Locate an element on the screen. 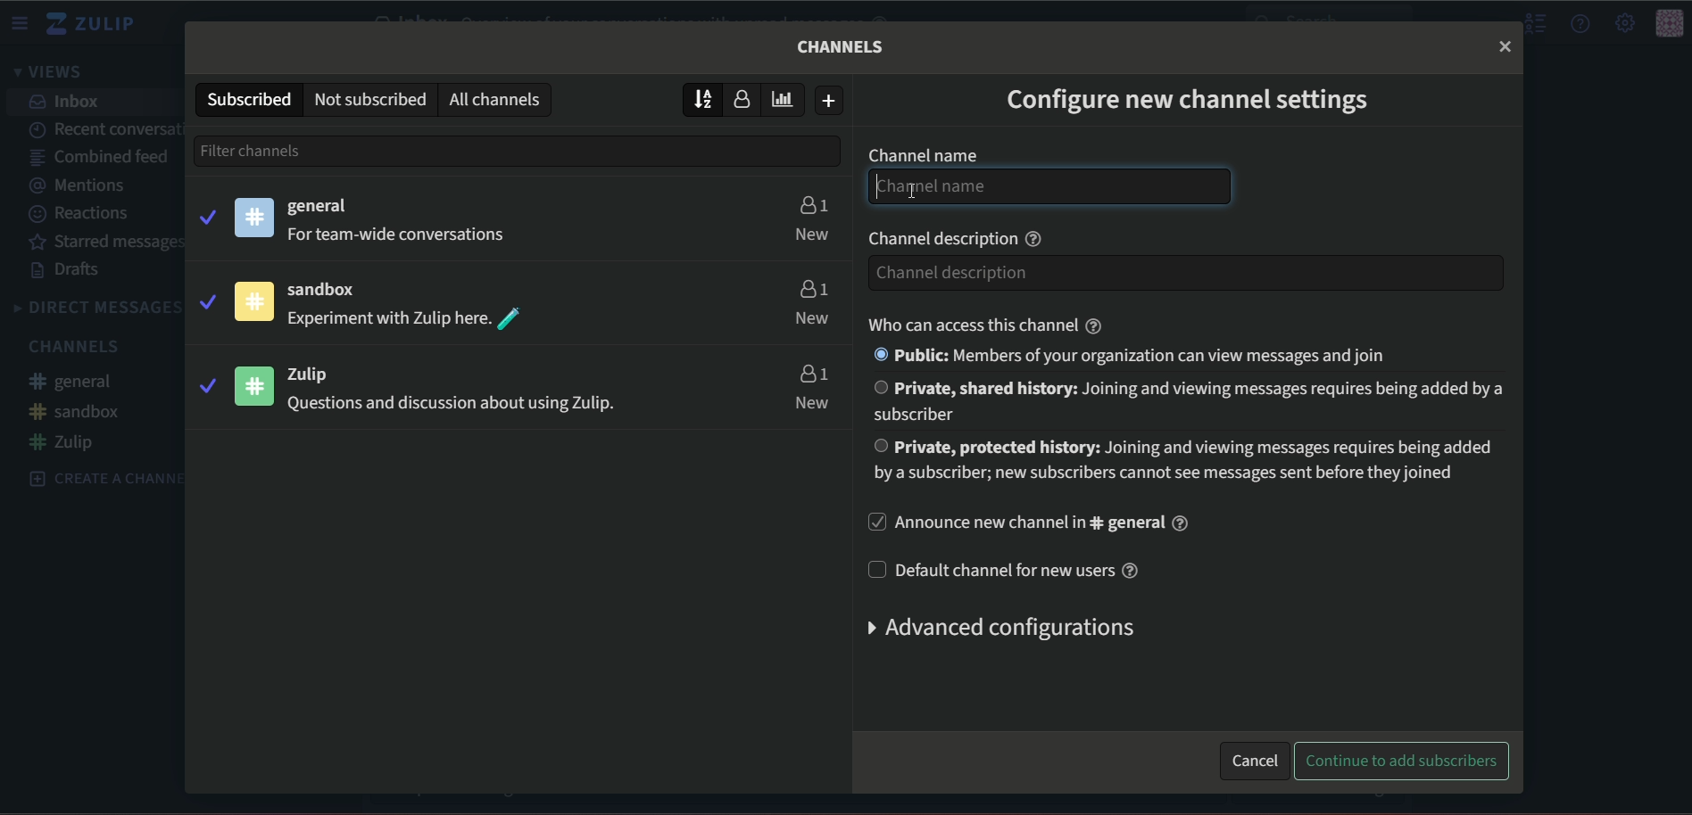 This screenshot has width=1692, height=815. zulip is located at coordinates (321, 375).